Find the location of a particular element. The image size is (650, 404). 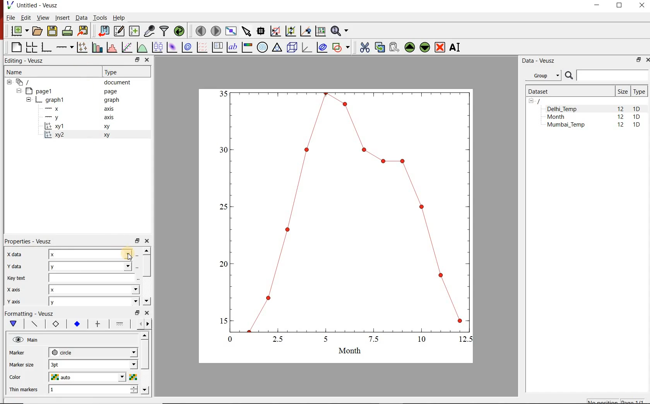

plot covariance ellipses is located at coordinates (322, 47).